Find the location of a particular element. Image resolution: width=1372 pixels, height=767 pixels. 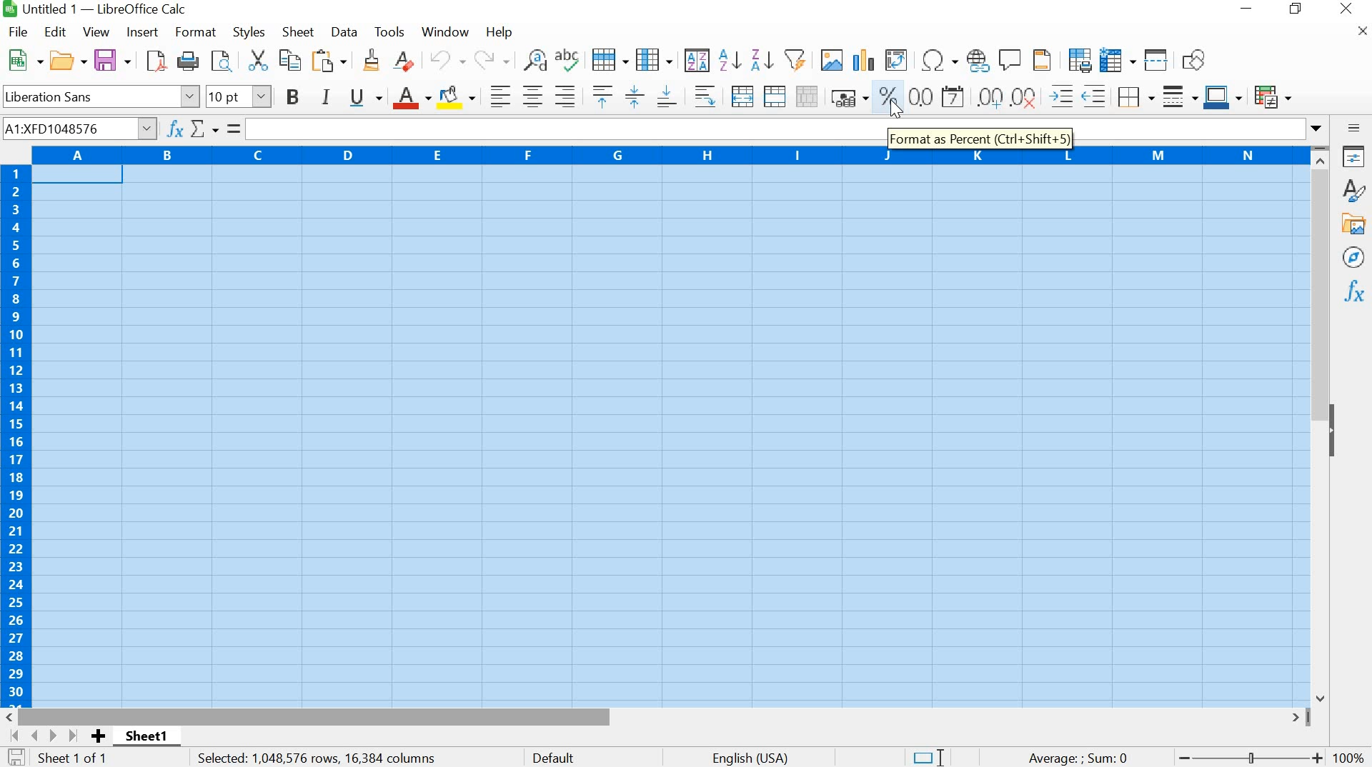

Column is located at coordinates (655, 61).